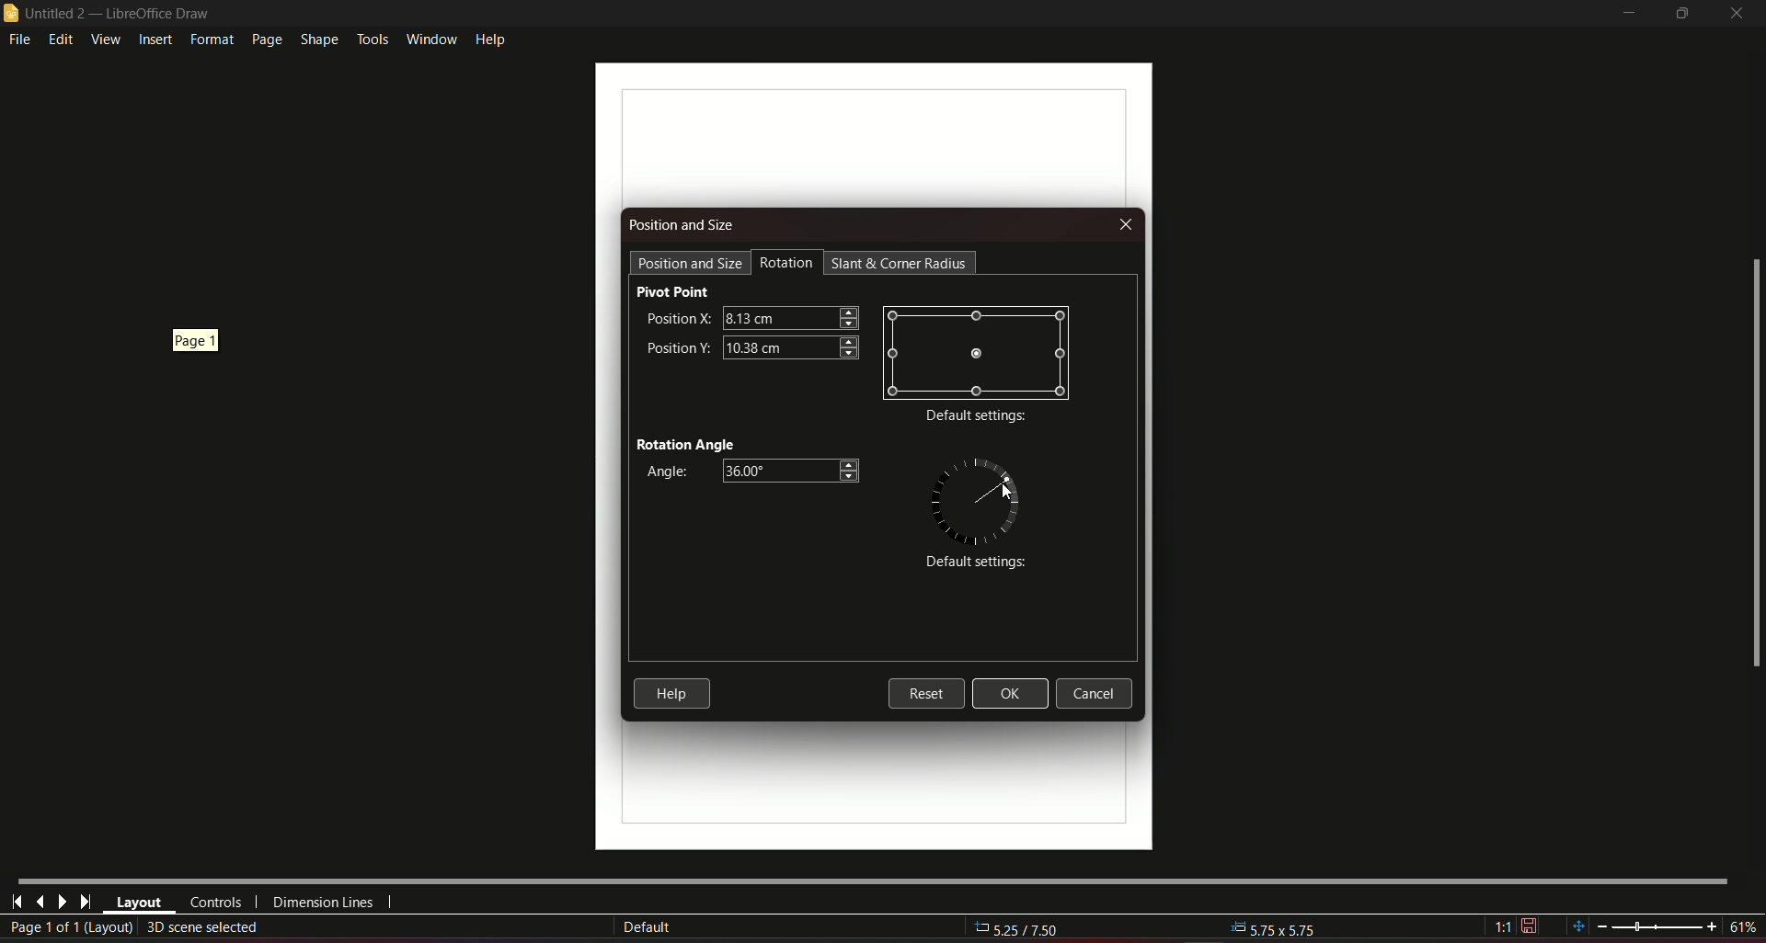 The height and width of the screenshot is (943, 1766). What do you see at coordinates (1738, 13) in the screenshot?
I see `close` at bounding box center [1738, 13].